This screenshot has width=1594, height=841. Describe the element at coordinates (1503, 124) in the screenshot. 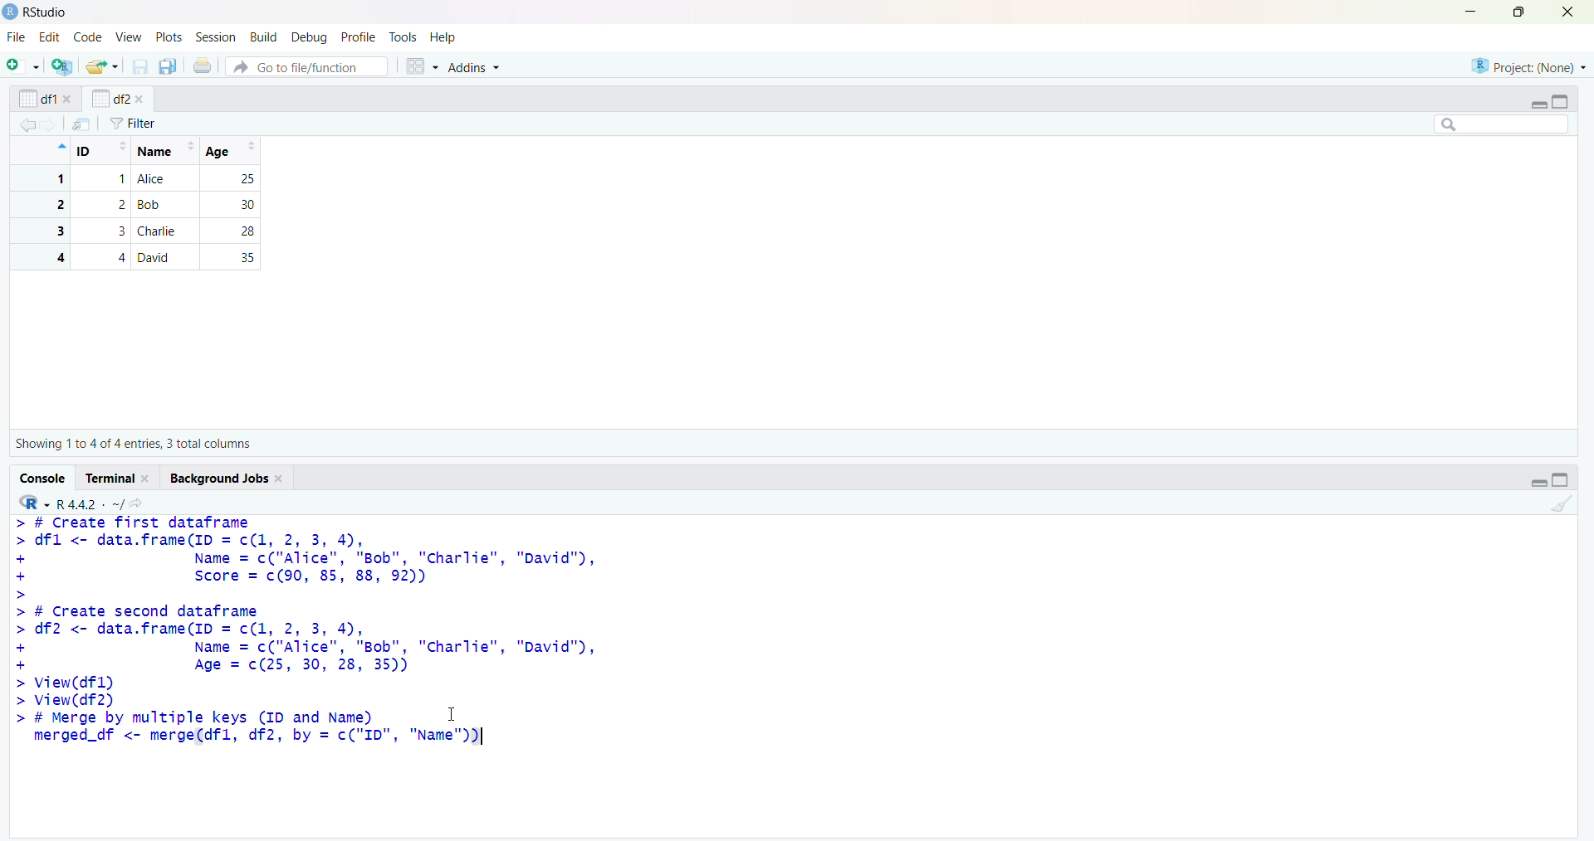

I see `searchbox` at that location.